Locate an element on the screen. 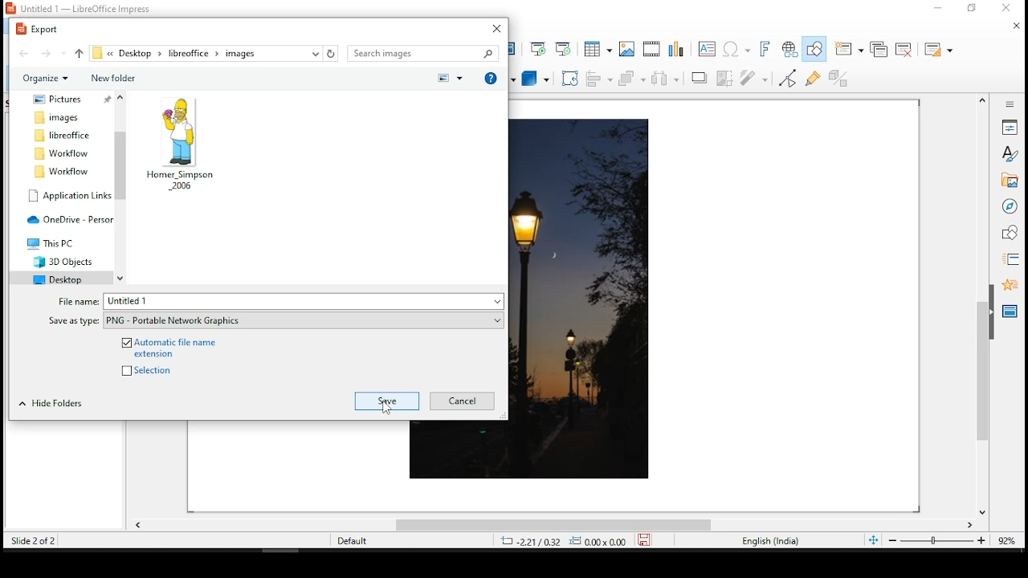  text box is located at coordinates (706, 50).